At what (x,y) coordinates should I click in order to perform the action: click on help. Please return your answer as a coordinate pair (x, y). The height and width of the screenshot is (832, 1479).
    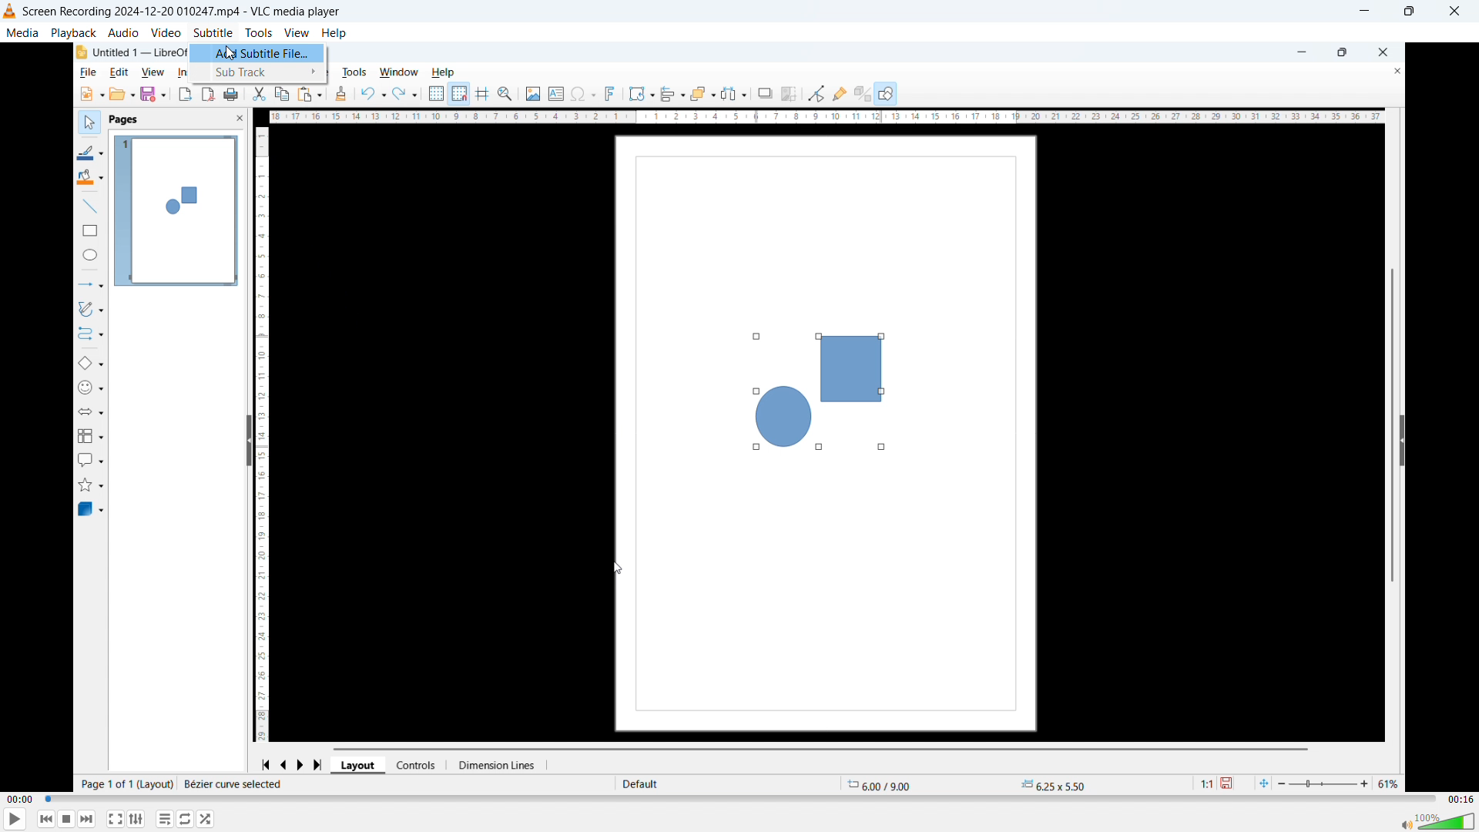
    Looking at the image, I should click on (447, 71).